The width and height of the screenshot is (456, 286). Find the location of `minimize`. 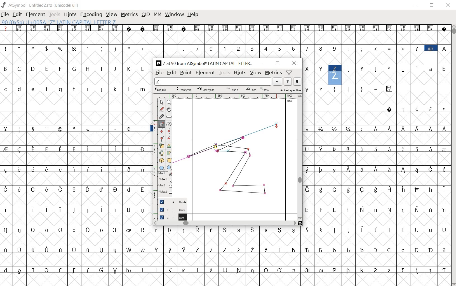

minimize is located at coordinates (417, 6).